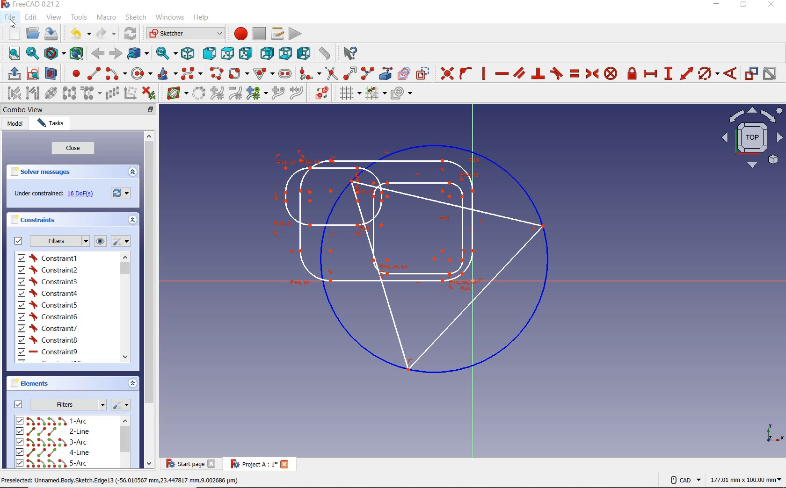  What do you see at coordinates (51, 34) in the screenshot?
I see `save` at bounding box center [51, 34].